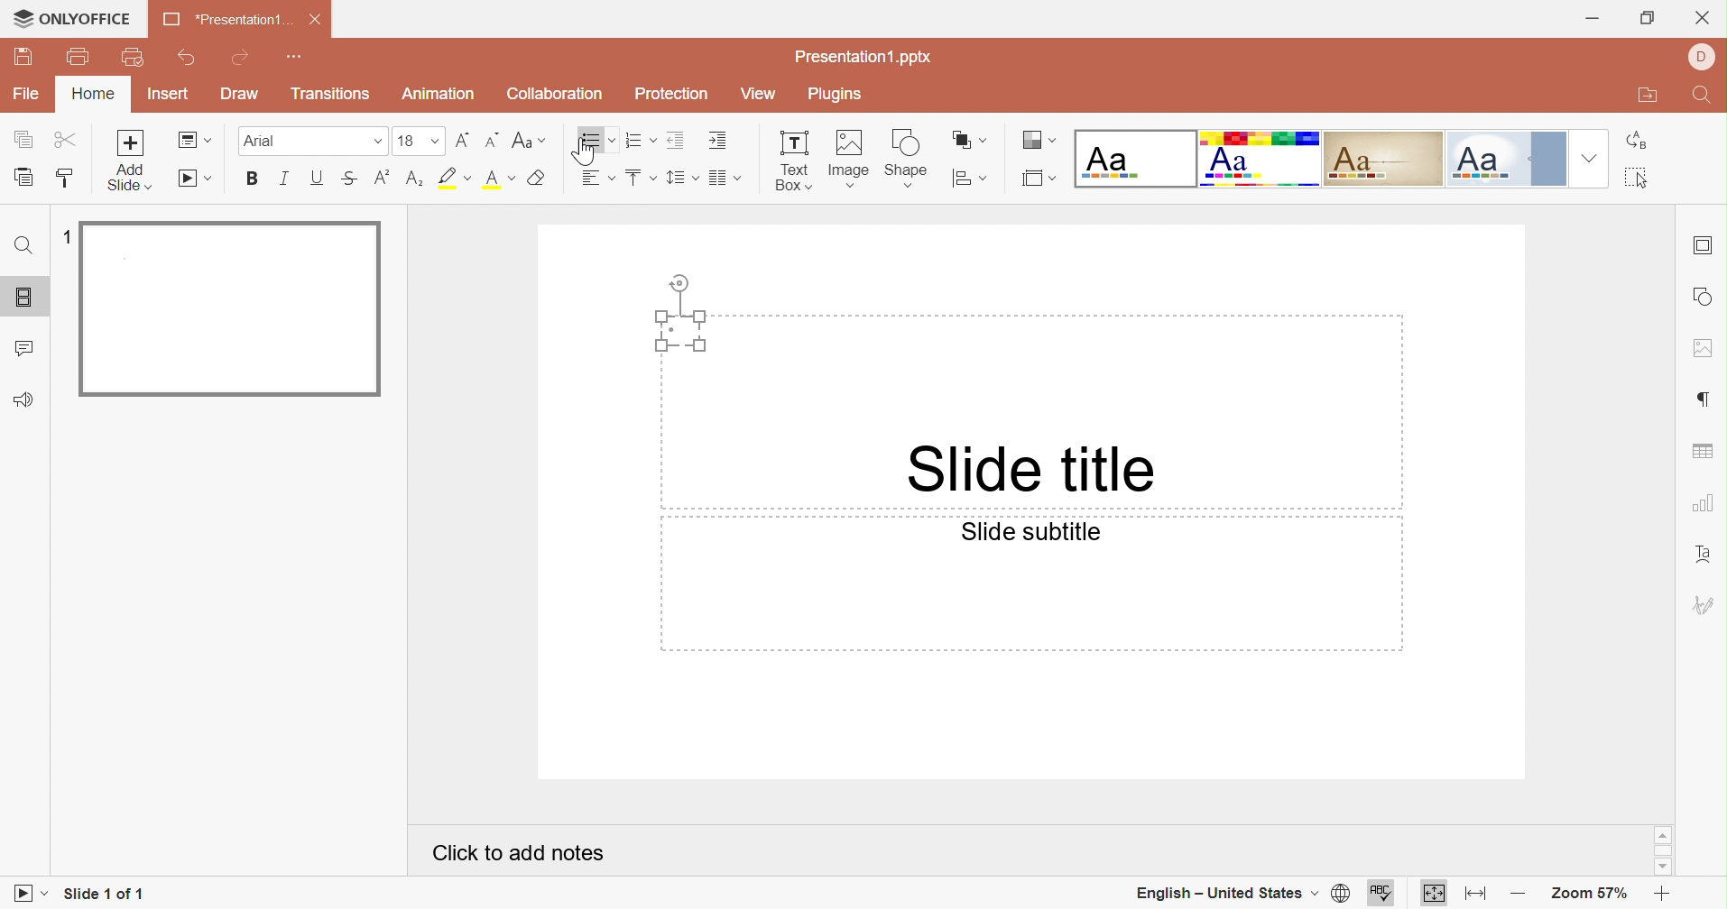 The image size is (1727, 909). Describe the element at coordinates (788, 162) in the screenshot. I see `Text Box` at that location.